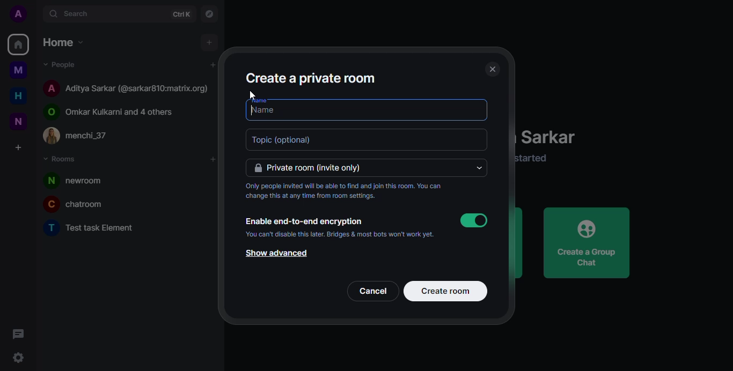 The height and width of the screenshot is (371, 733). What do you see at coordinates (478, 168) in the screenshot?
I see `drop down` at bounding box center [478, 168].